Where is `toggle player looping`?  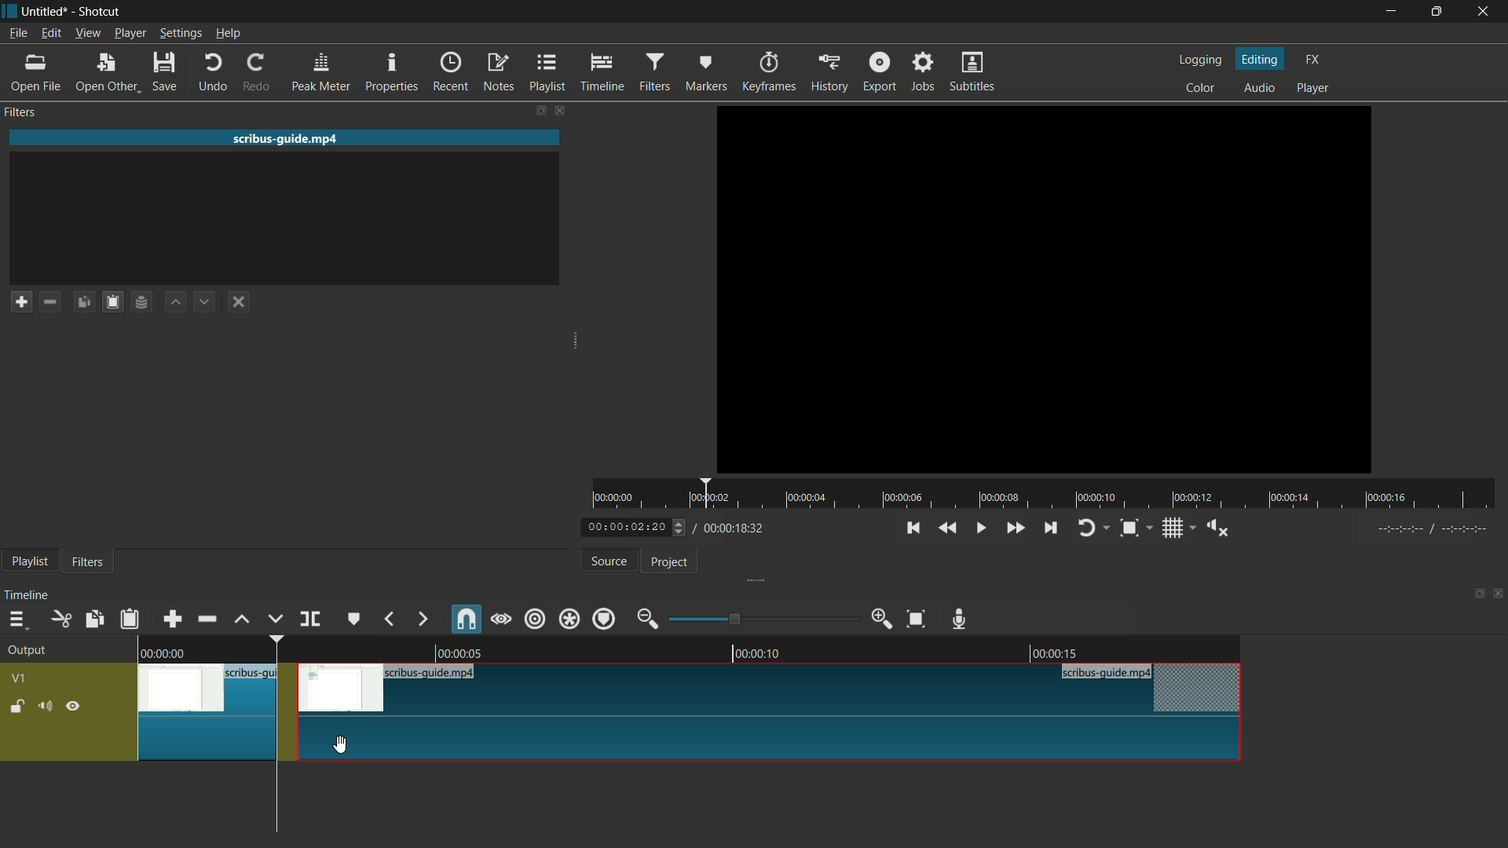
toggle player looping is located at coordinates (1088, 528).